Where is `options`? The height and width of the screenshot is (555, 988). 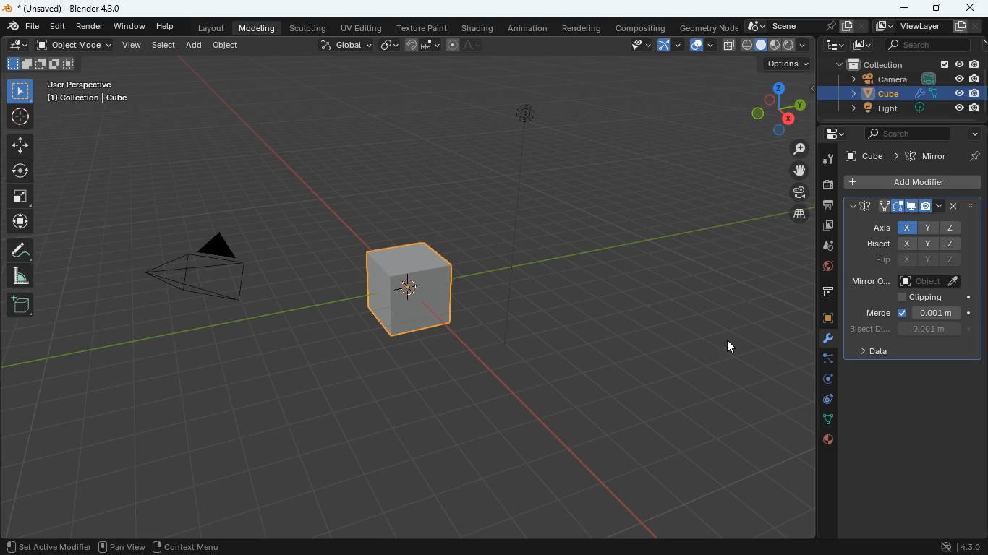 options is located at coordinates (785, 66).